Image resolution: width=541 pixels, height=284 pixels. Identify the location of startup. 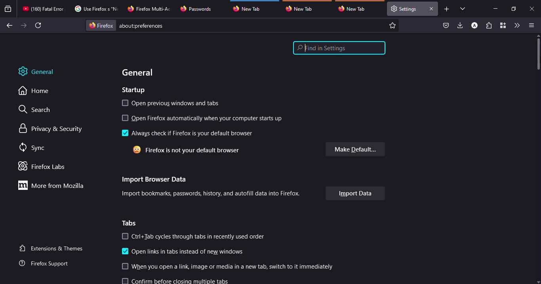
(135, 90).